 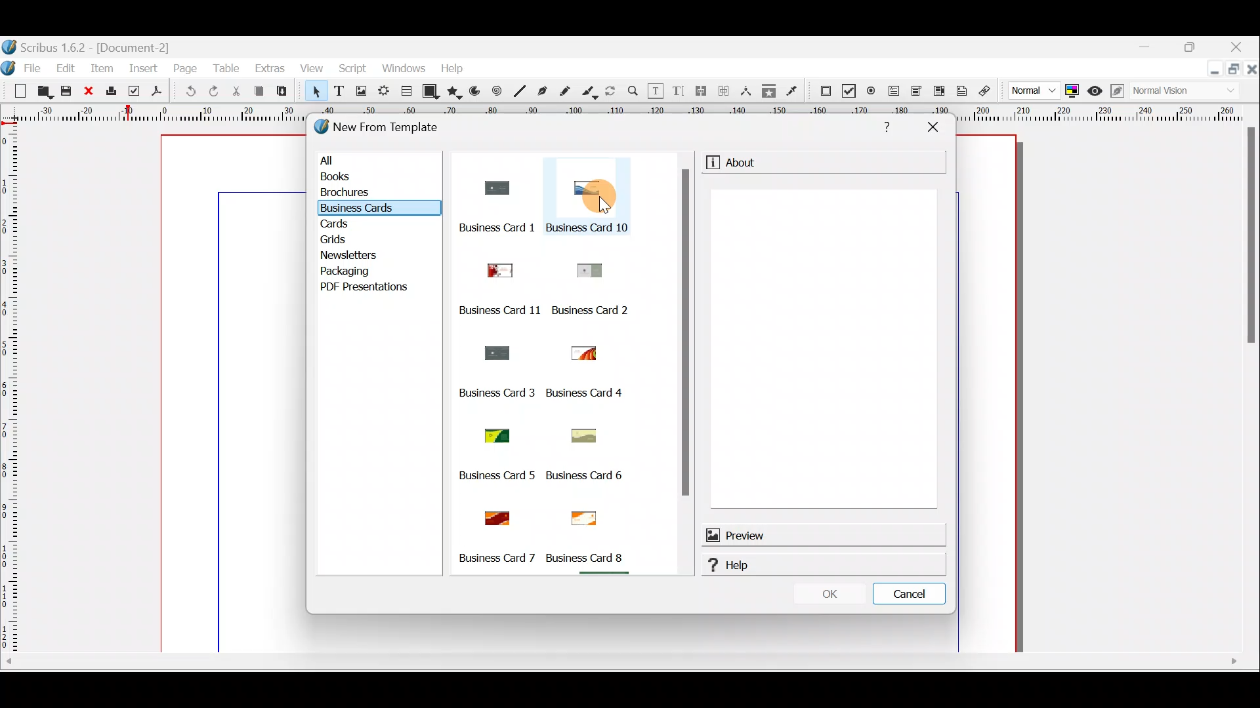 I want to click on Print, so click(x=111, y=92).